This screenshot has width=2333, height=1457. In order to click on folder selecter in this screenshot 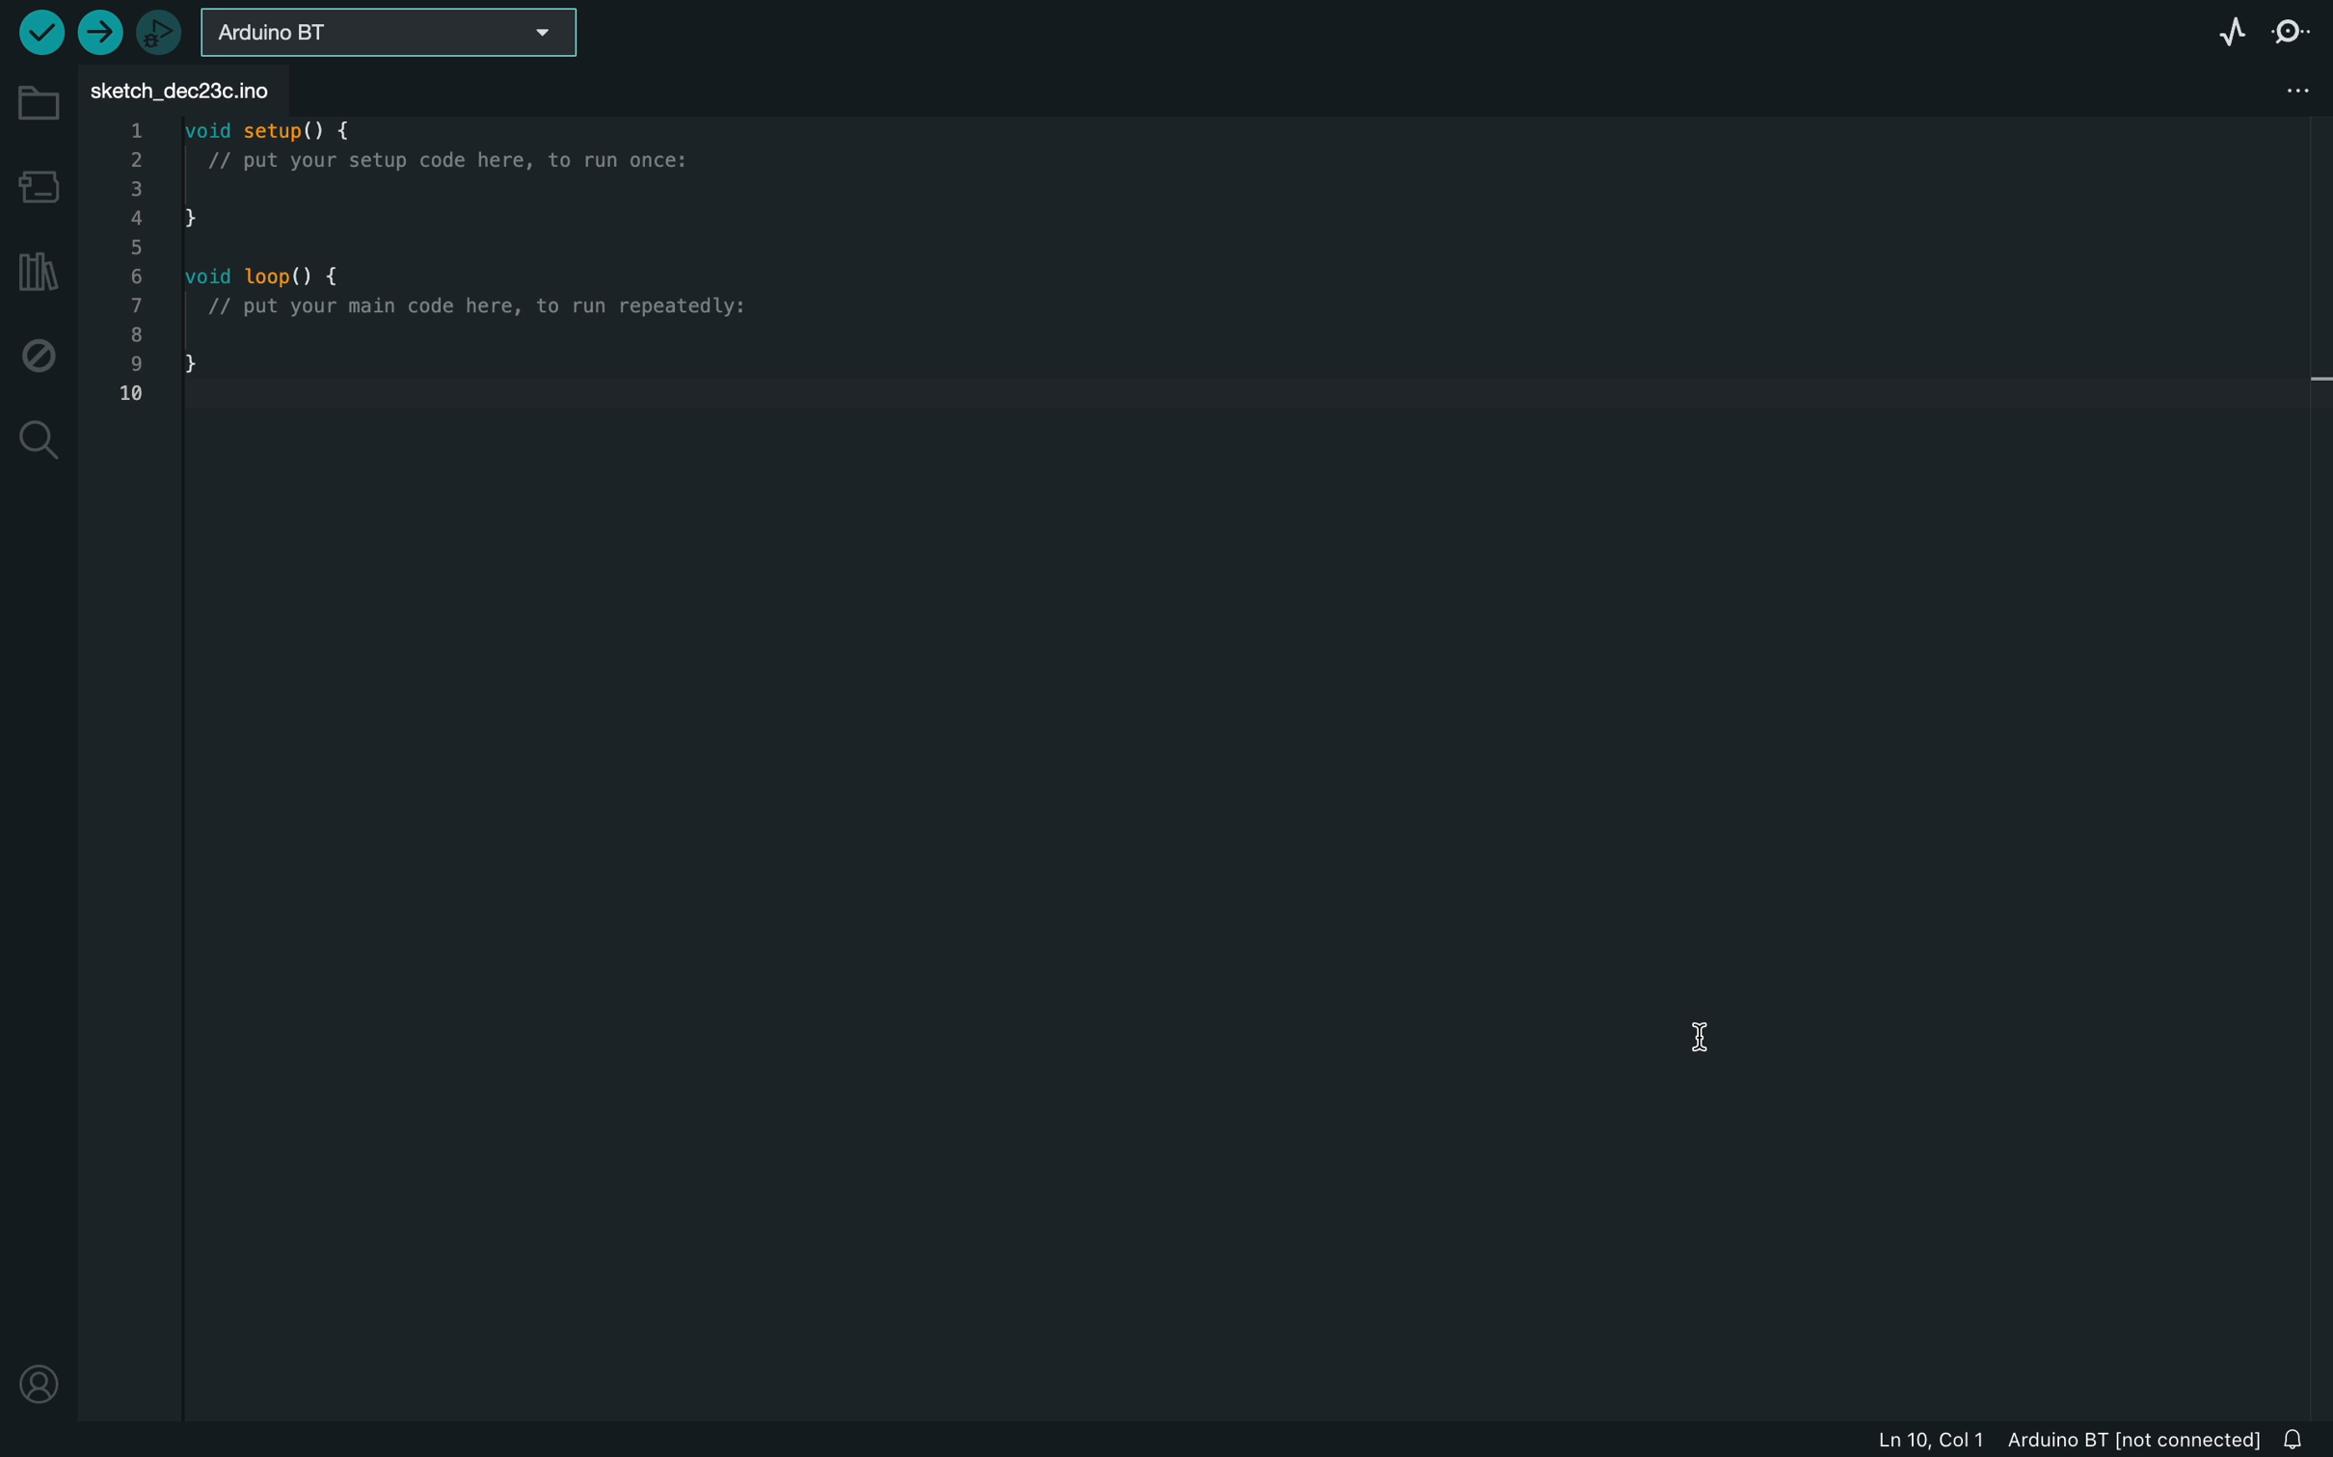, I will do `click(392, 32)`.